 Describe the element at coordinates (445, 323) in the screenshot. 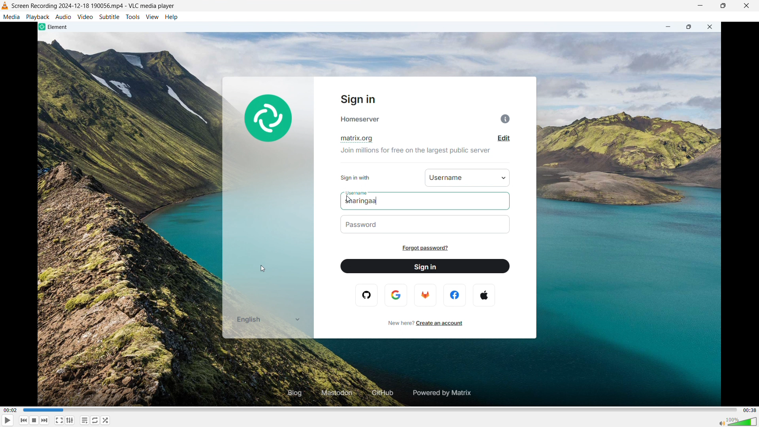

I see `create an account` at that location.